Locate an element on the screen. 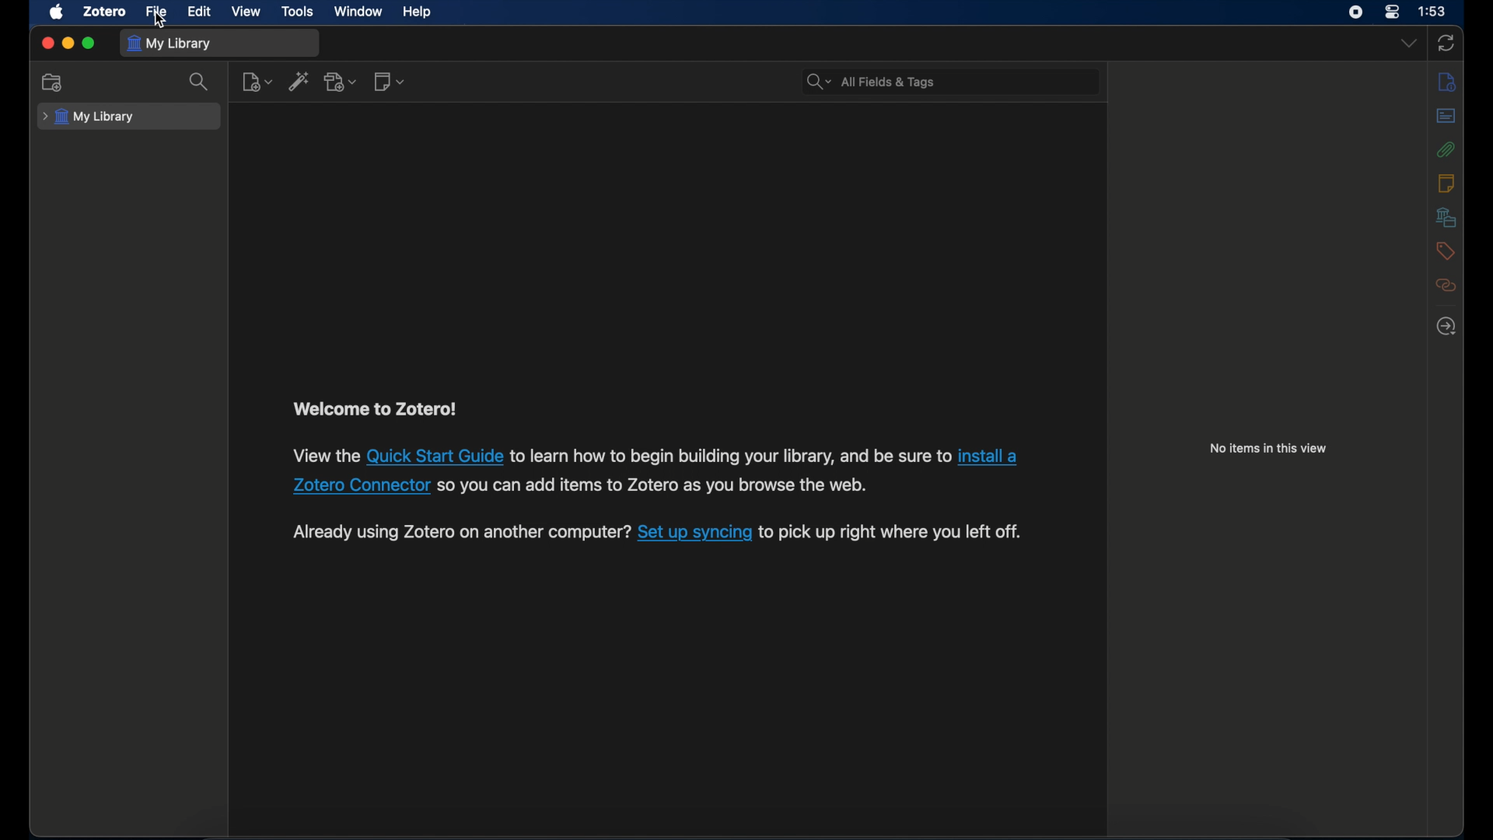  info is located at coordinates (1446, 81).